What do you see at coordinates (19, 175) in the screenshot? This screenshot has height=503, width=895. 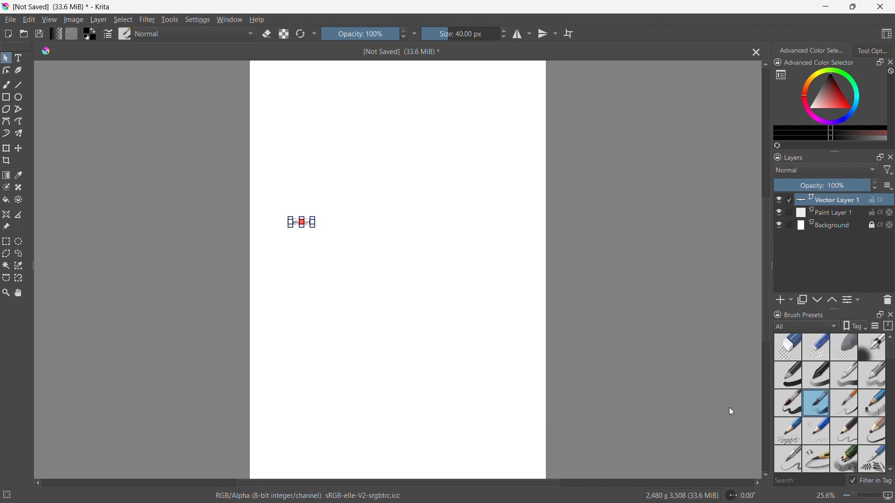 I see `sample a color from the image` at bounding box center [19, 175].